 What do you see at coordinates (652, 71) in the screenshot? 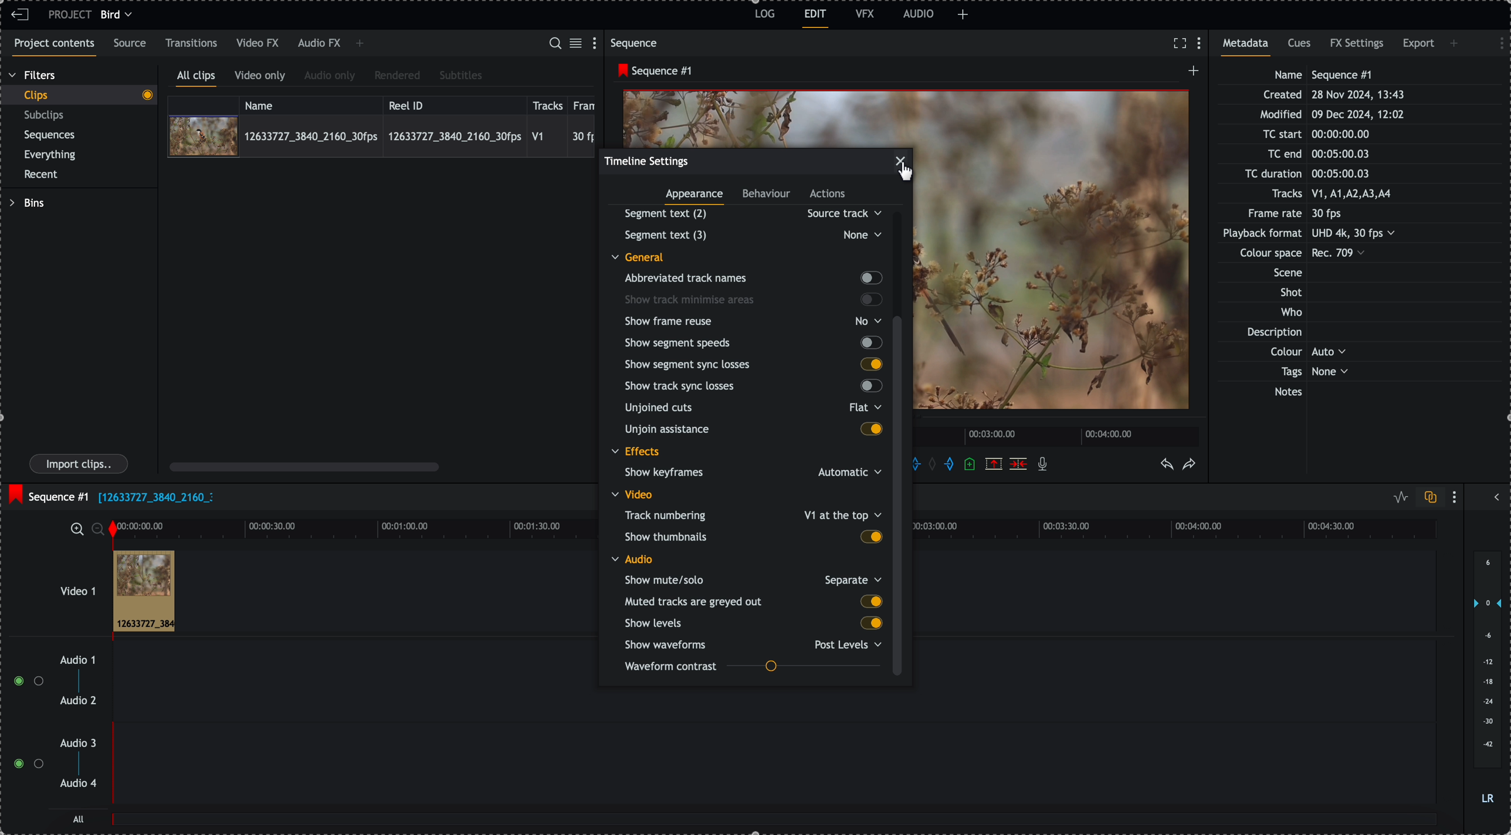
I see `sequence #1` at bounding box center [652, 71].